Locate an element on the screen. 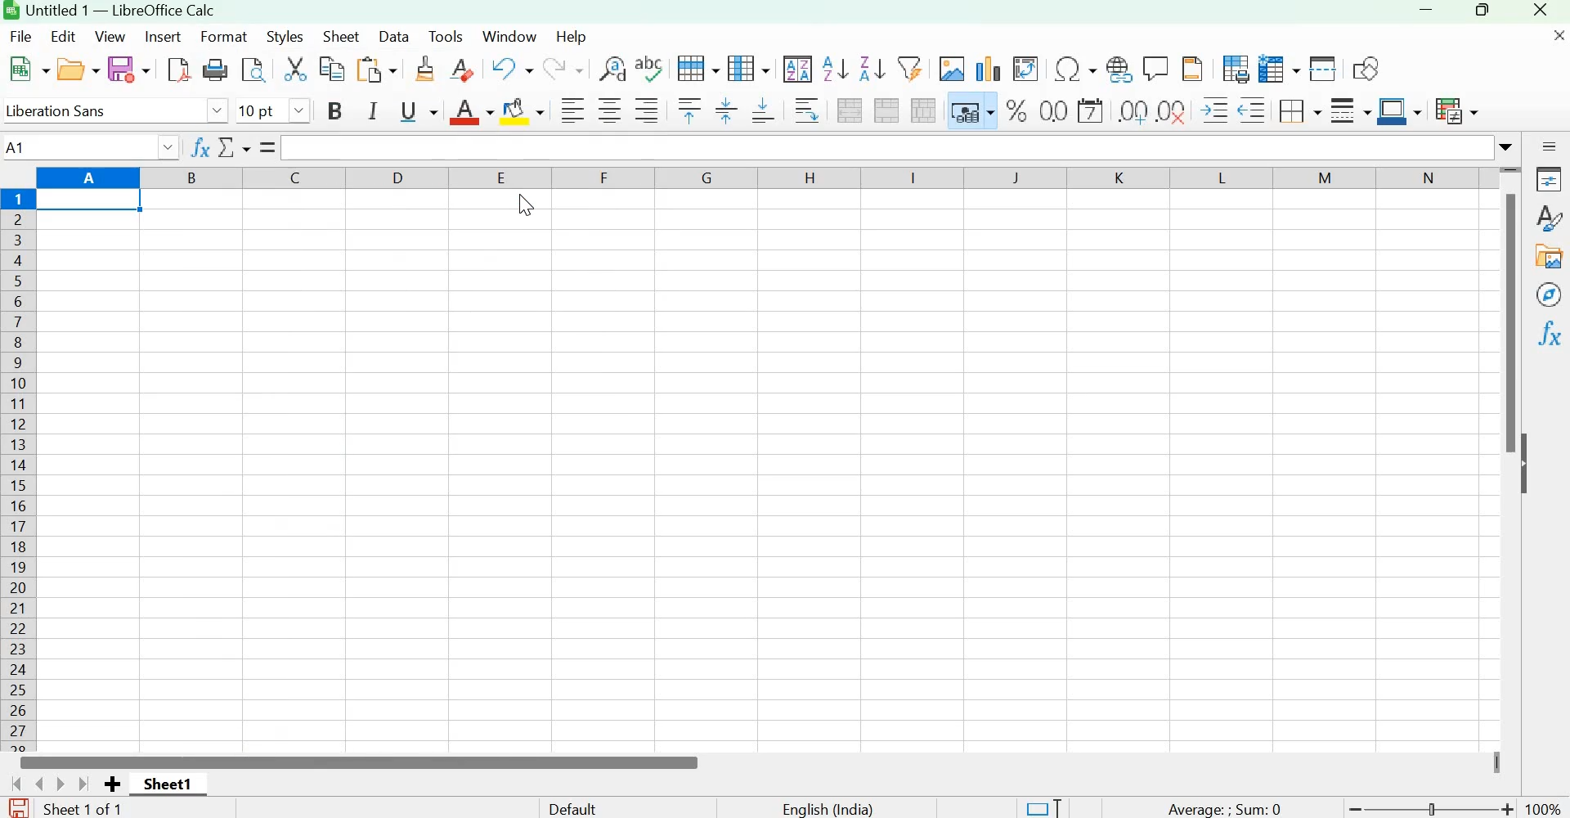 This screenshot has width=1570, height=818. Close is located at coordinates (1543, 11).